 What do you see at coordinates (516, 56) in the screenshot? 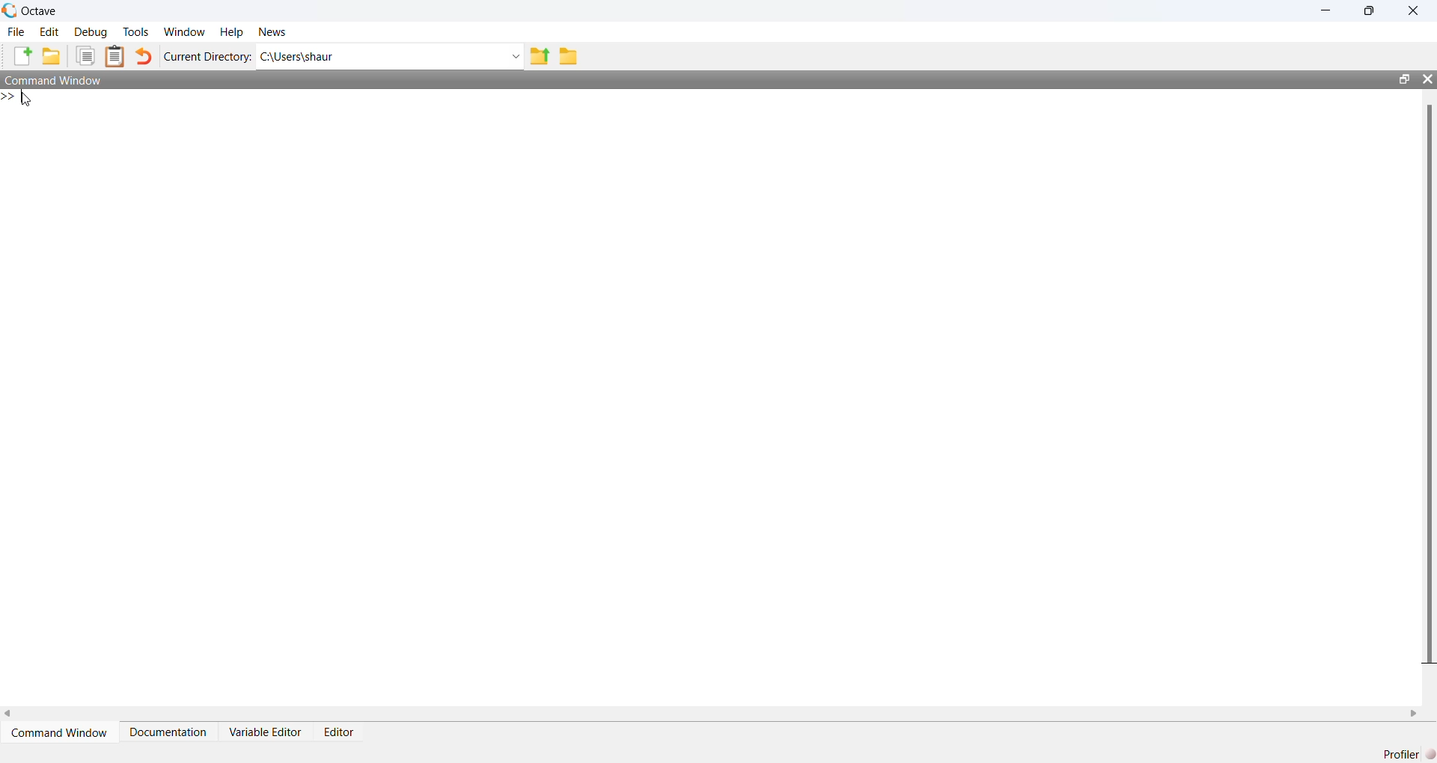
I see `Drop-down ` at bounding box center [516, 56].